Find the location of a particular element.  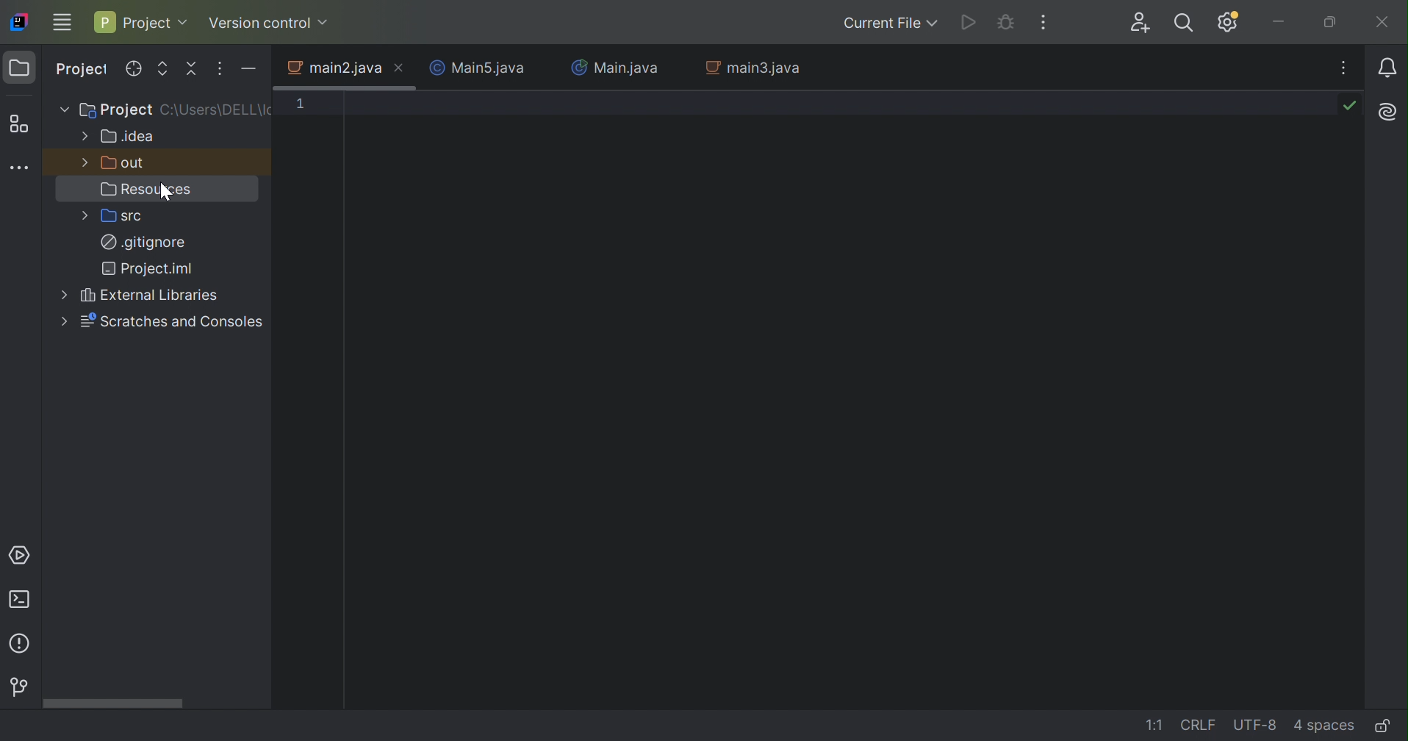

AI Assistant is located at coordinates (1387, 112).